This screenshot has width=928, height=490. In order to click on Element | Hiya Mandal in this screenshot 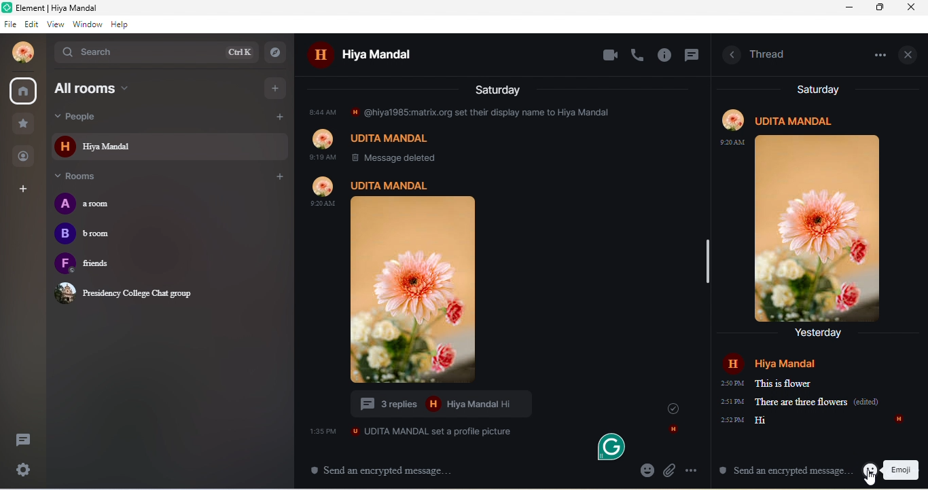, I will do `click(56, 7)`.